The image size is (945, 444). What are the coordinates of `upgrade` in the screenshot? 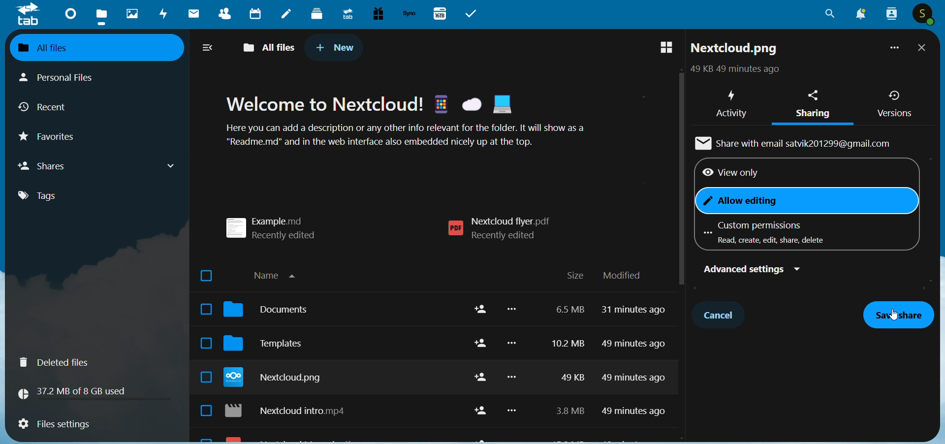 It's located at (346, 13).